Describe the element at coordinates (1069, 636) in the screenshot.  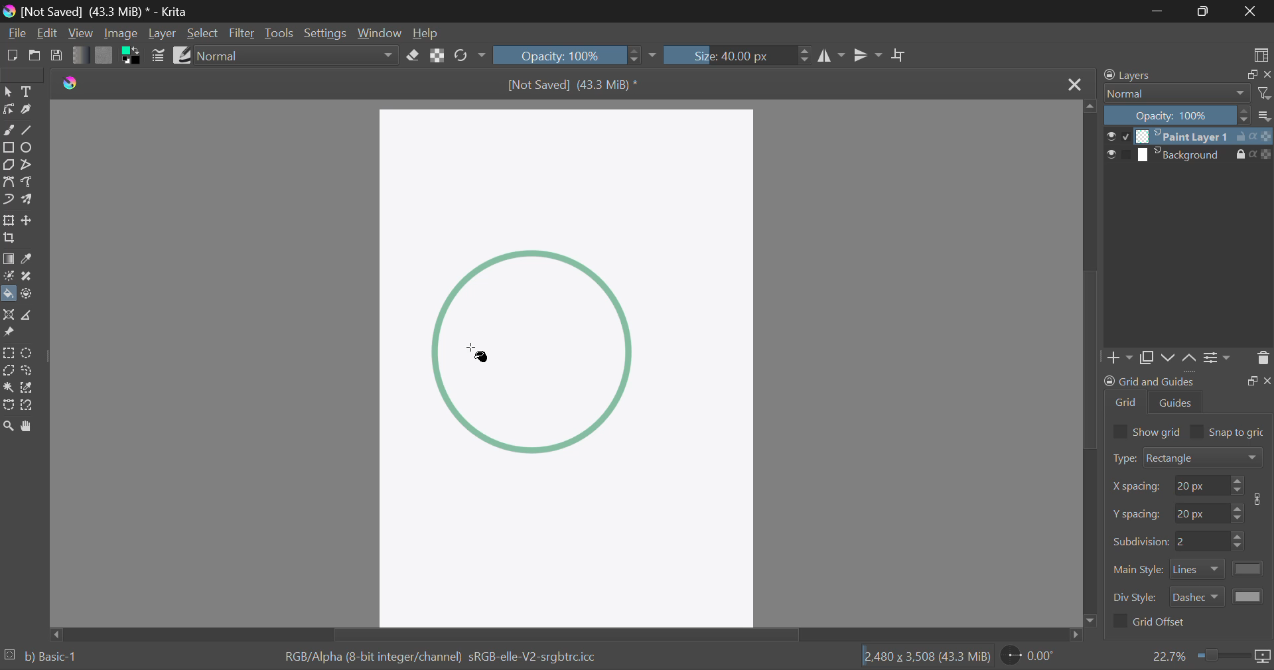
I see `move right` at that location.